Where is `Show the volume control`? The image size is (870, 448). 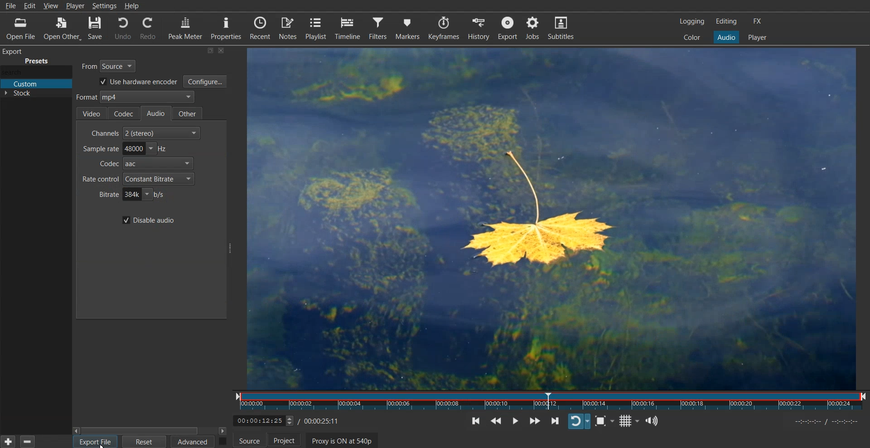 Show the volume control is located at coordinates (654, 420).